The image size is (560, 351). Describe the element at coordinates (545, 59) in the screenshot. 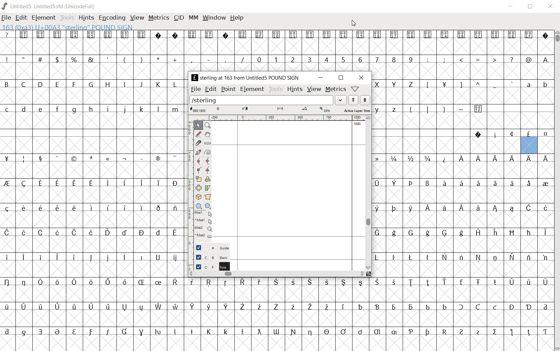

I see `A` at that location.